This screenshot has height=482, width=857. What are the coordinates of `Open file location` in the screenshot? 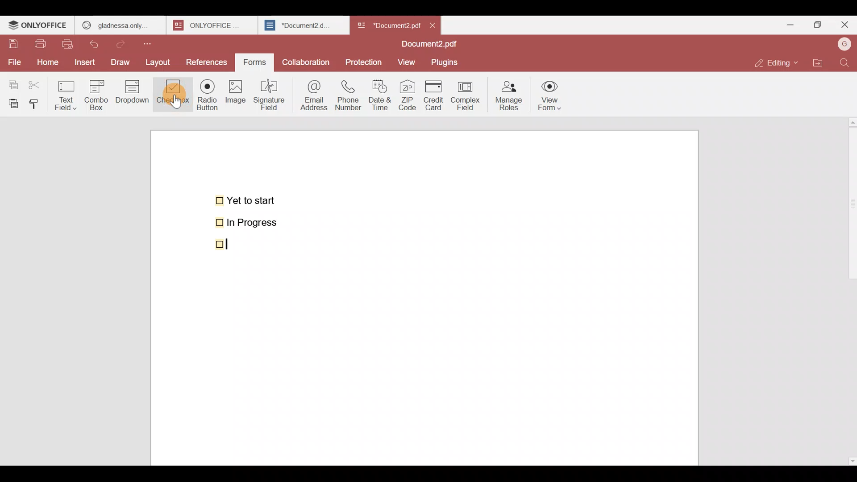 It's located at (818, 62).